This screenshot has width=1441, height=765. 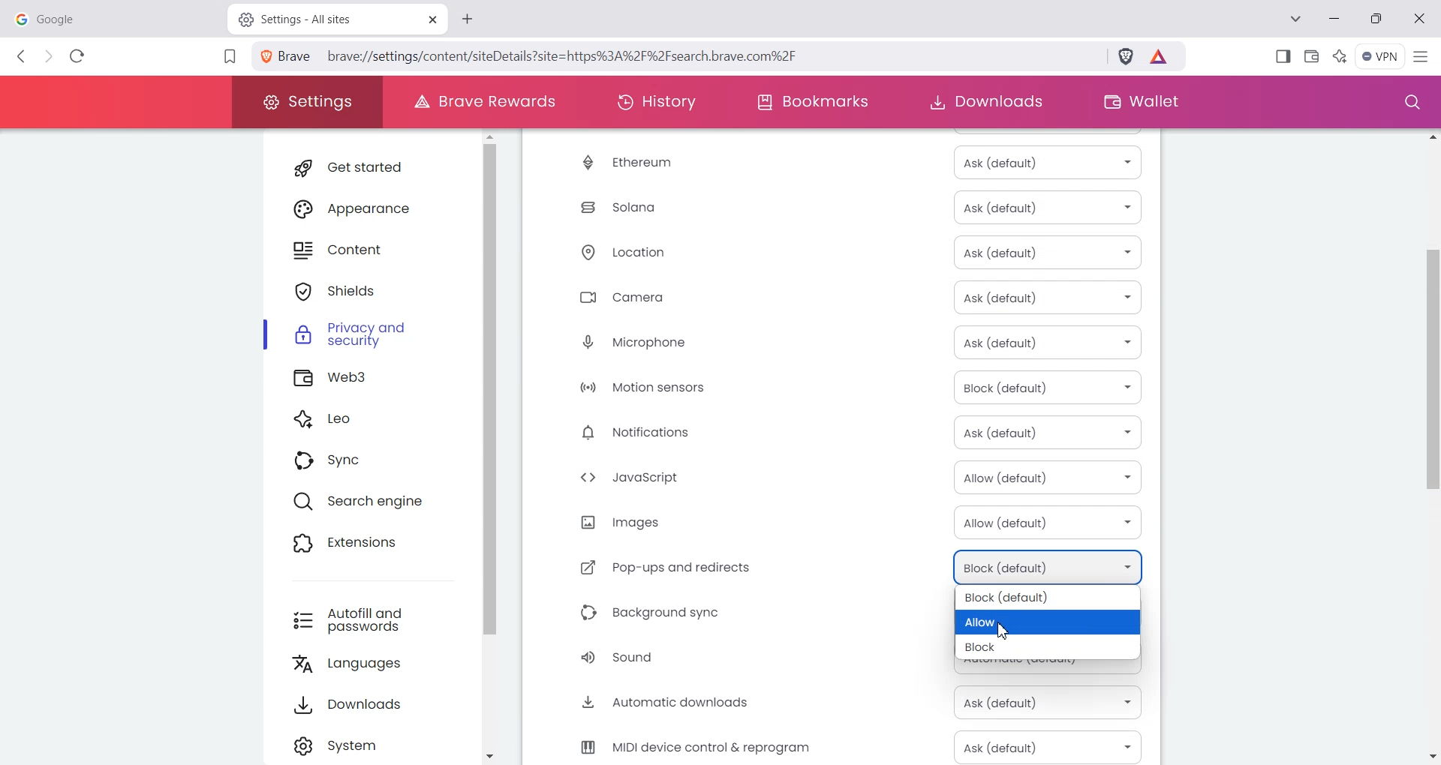 What do you see at coordinates (985, 102) in the screenshot?
I see `Downloads` at bounding box center [985, 102].